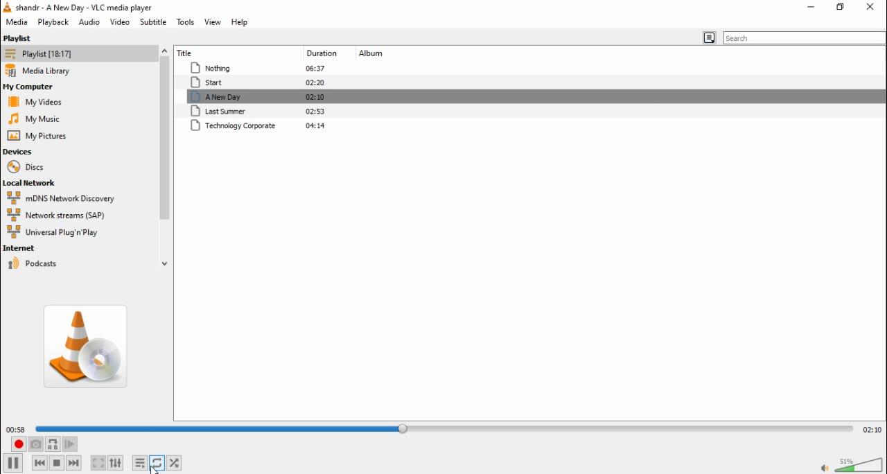 The height and width of the screenshot is (474, 887). Describe the element at coordinates (32, 184) in the screenshot. I see `local network` at that location.